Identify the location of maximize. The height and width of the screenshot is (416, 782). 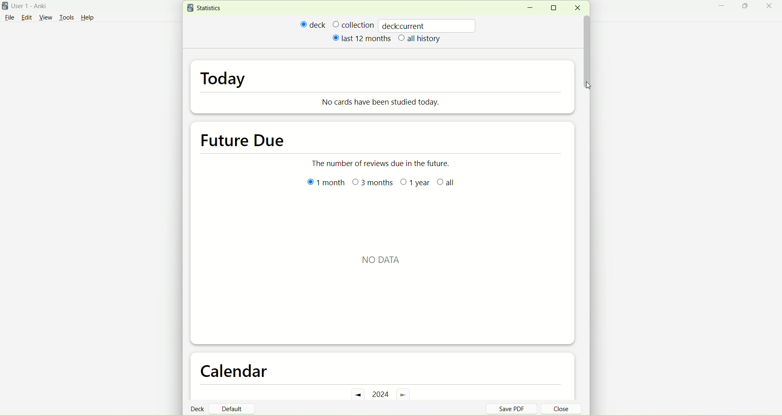
(746, 7).